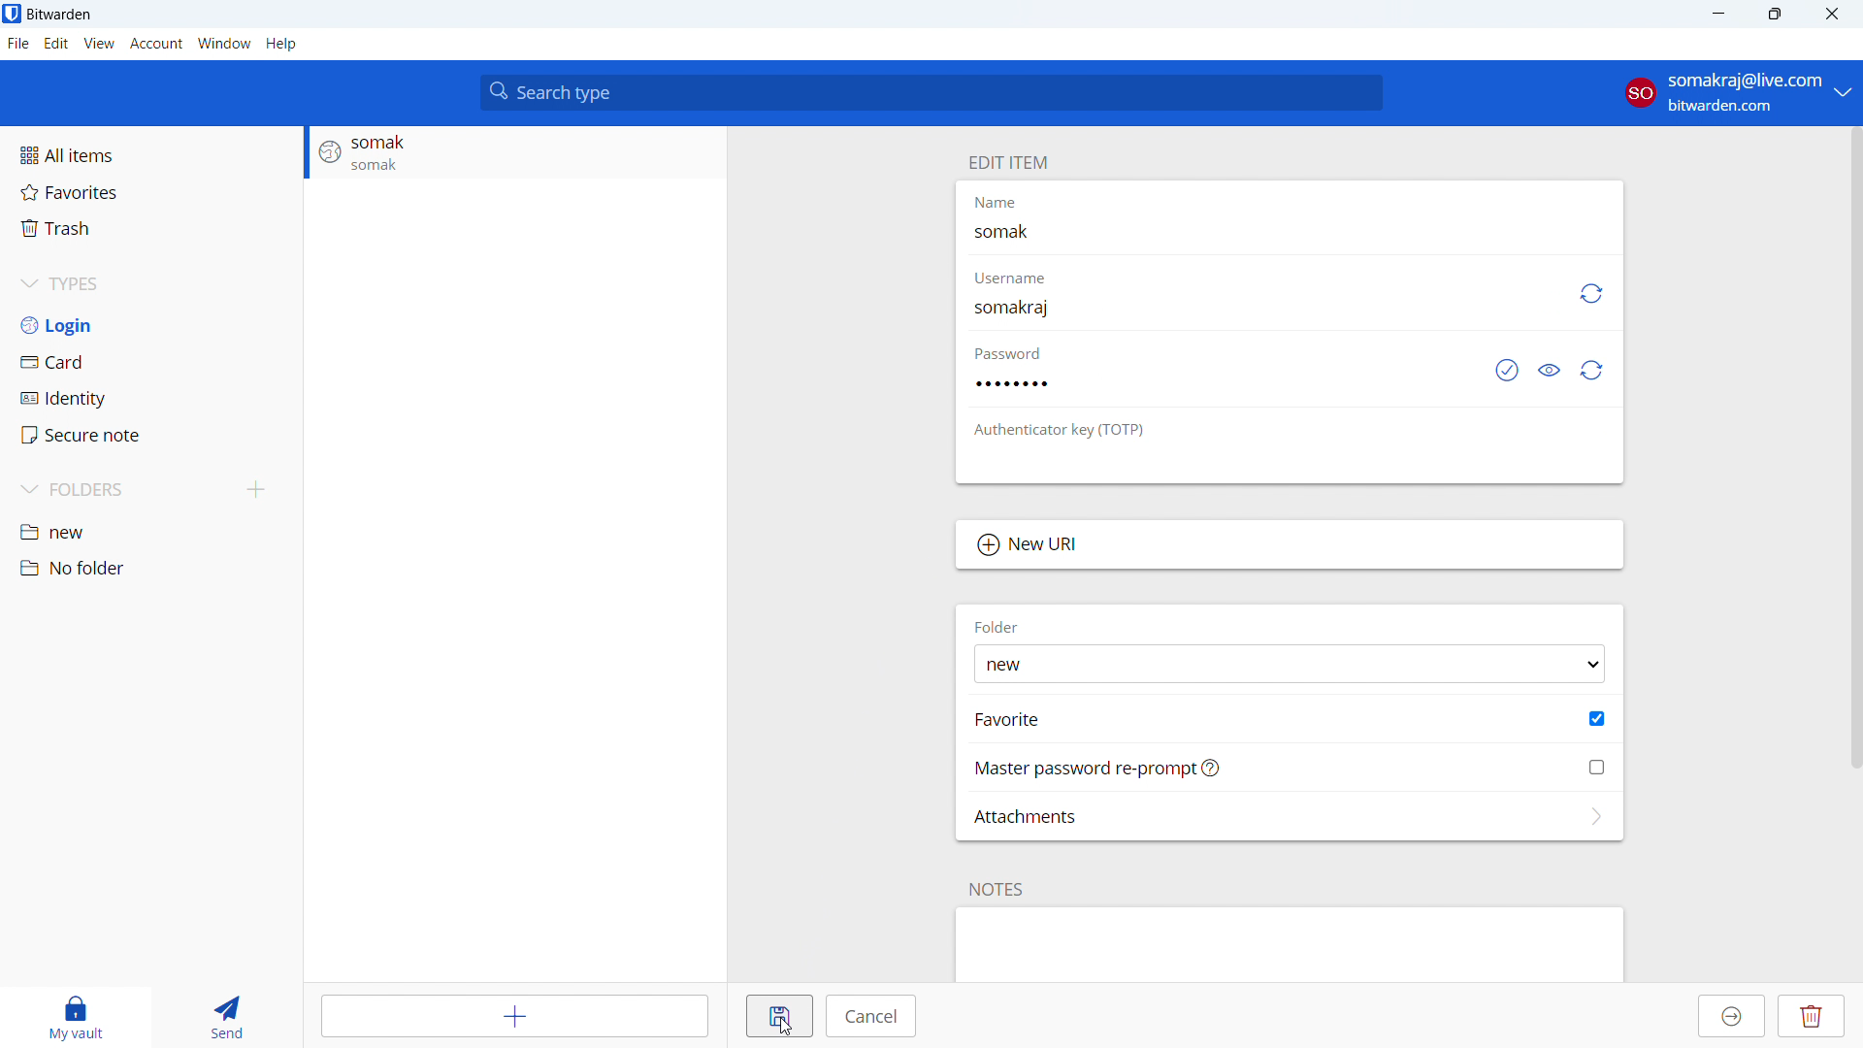 The image size is (1863, 1048). Describe the element at coordinates (280, 43) in the screenshot. I see `help` at that location.